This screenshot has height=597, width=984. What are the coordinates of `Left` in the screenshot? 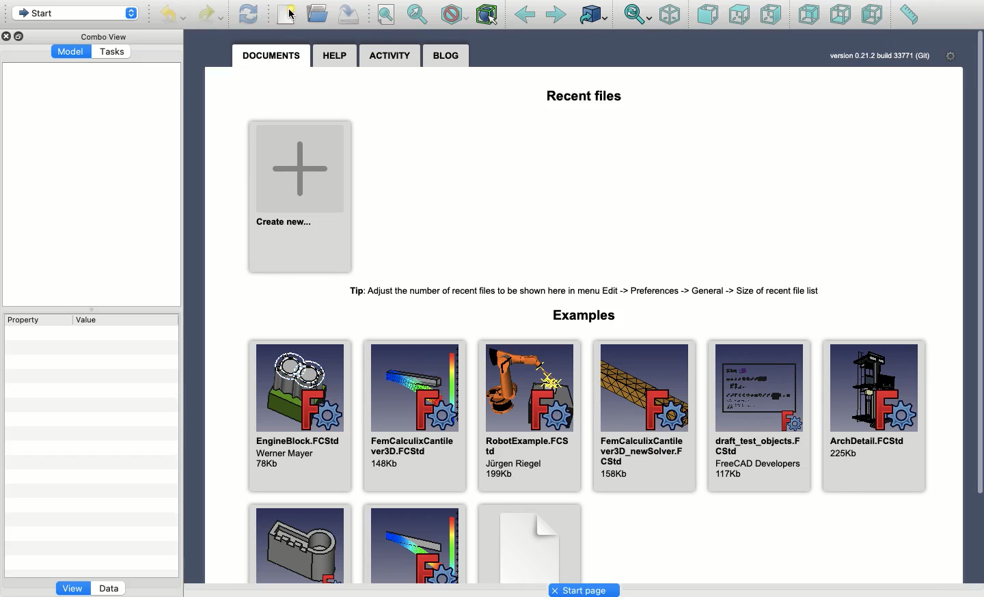 It's located at (873, 16).